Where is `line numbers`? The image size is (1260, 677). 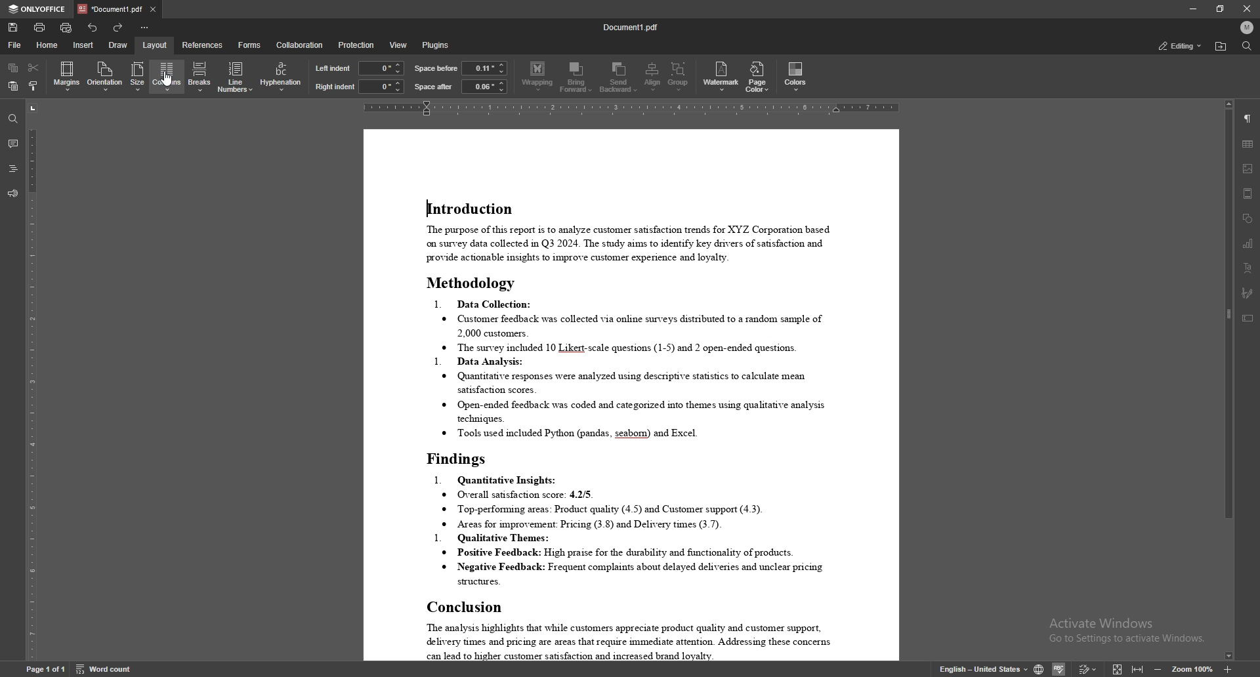 line numbers is located at coordinates (236, 77).